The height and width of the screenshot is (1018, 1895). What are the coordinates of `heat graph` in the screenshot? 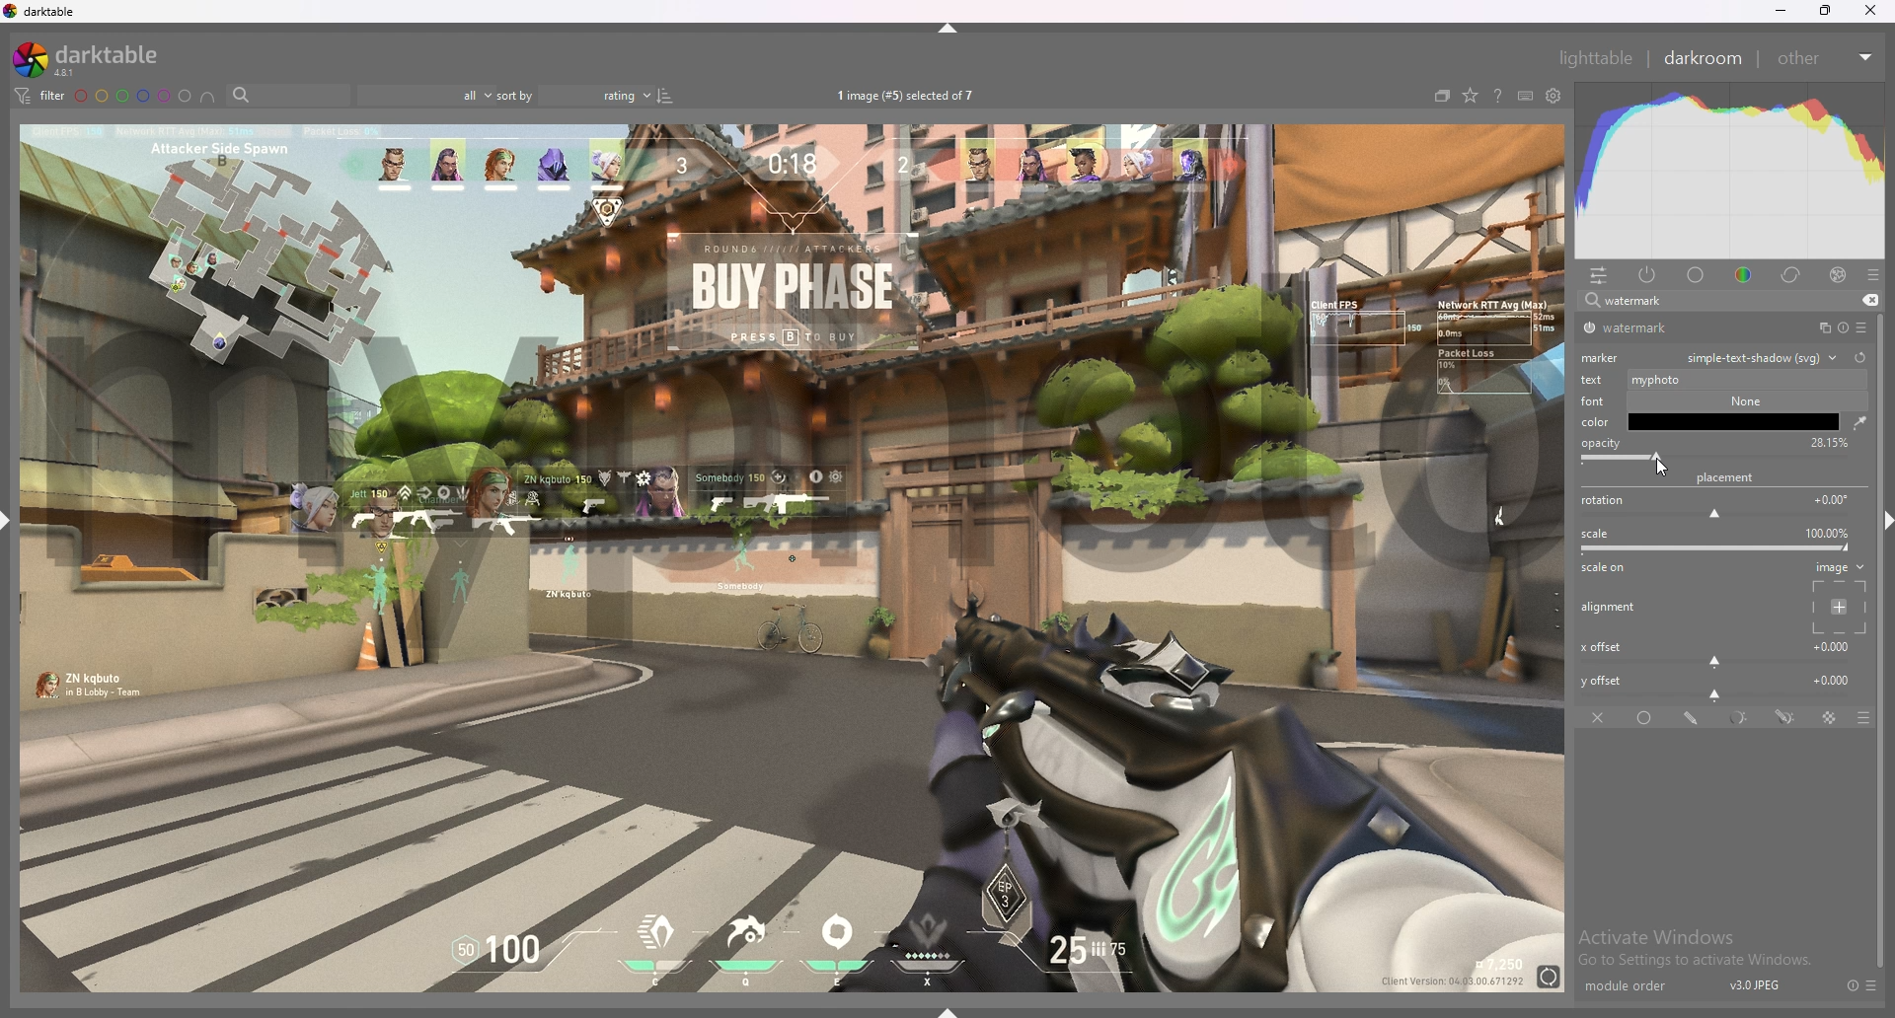 It's located at (1730, 171).